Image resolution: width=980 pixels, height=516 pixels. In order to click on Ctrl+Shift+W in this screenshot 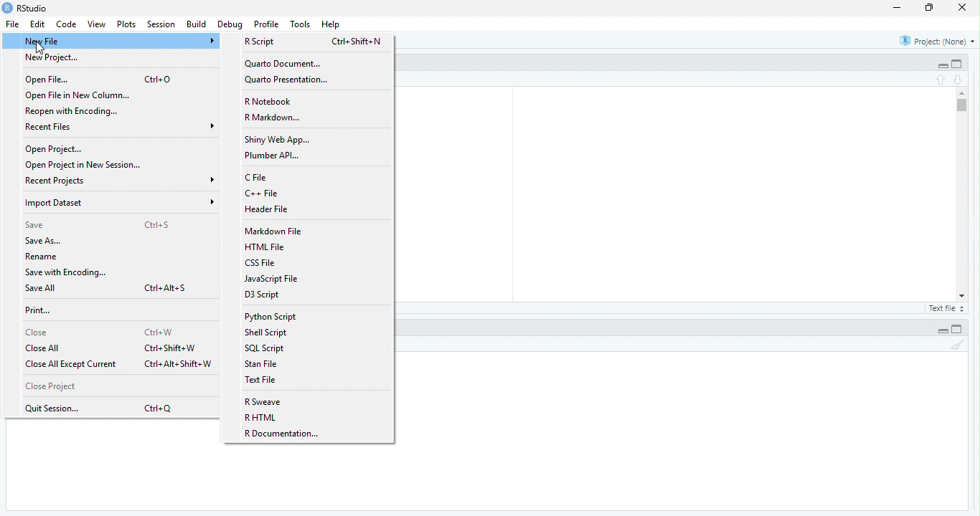, I will do `click(172, 348)`.